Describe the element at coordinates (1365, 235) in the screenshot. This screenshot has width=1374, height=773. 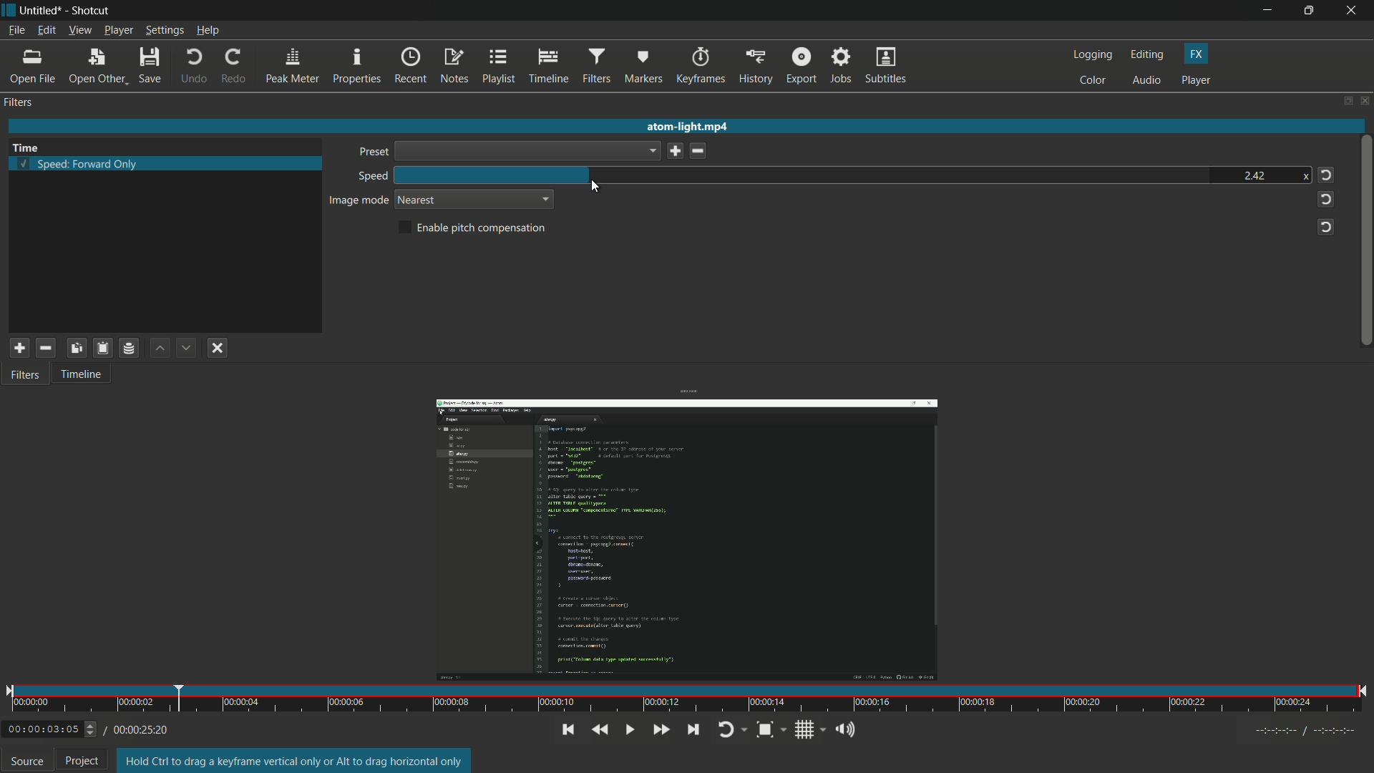
I see `vertical scroll bar` at that location.